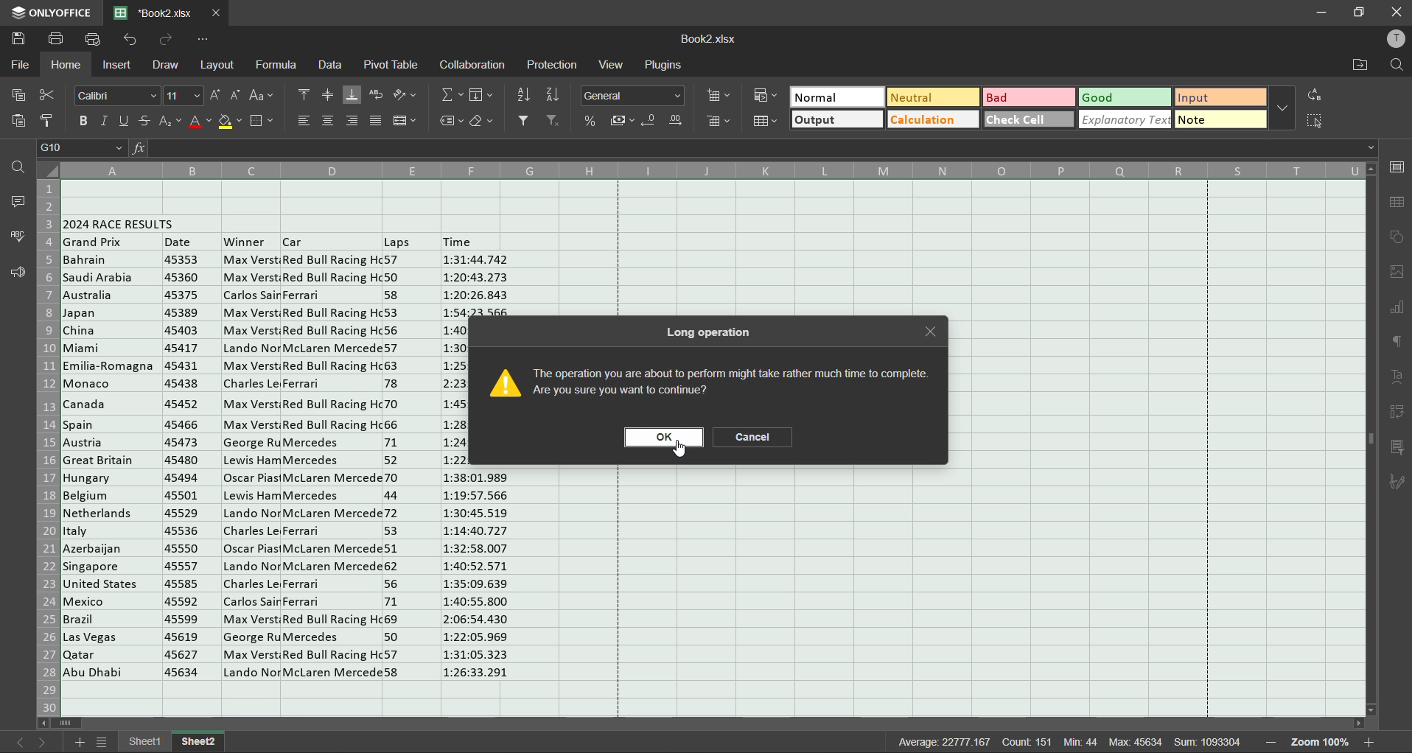  Describe the element at coordinates (1315, 125) in the screenshot. I see `select cells` at that location.